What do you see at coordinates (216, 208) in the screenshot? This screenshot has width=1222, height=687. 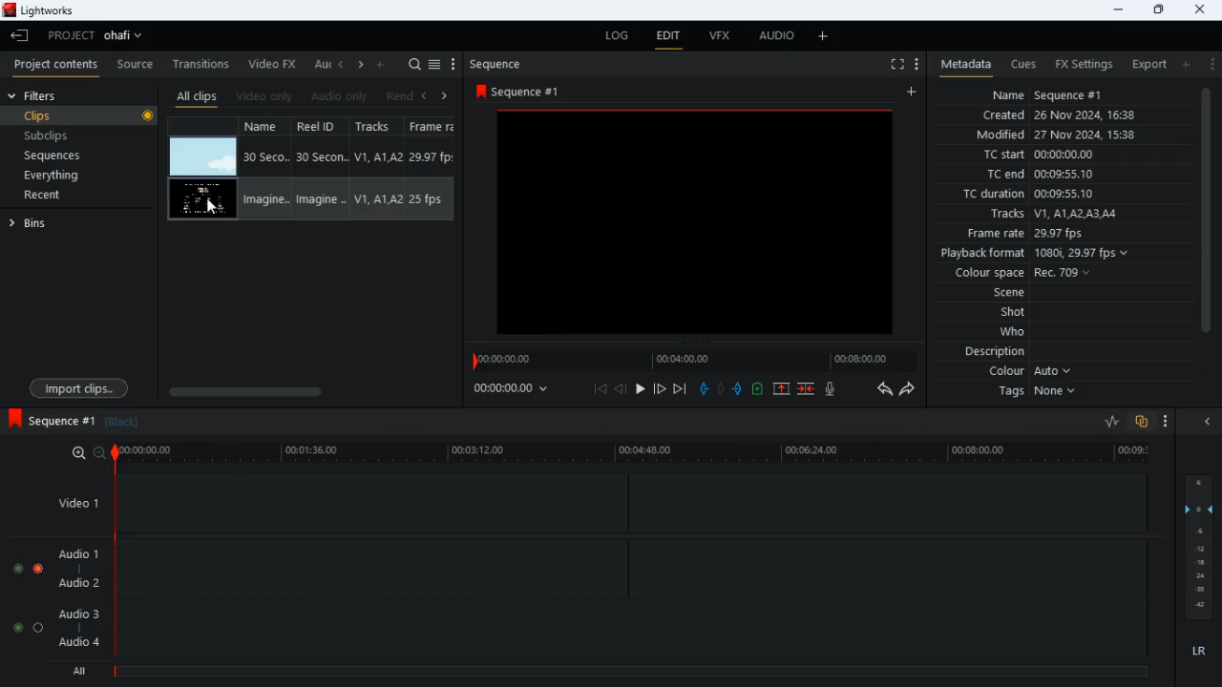 I see `cursor` at bounding box center [216, 208].